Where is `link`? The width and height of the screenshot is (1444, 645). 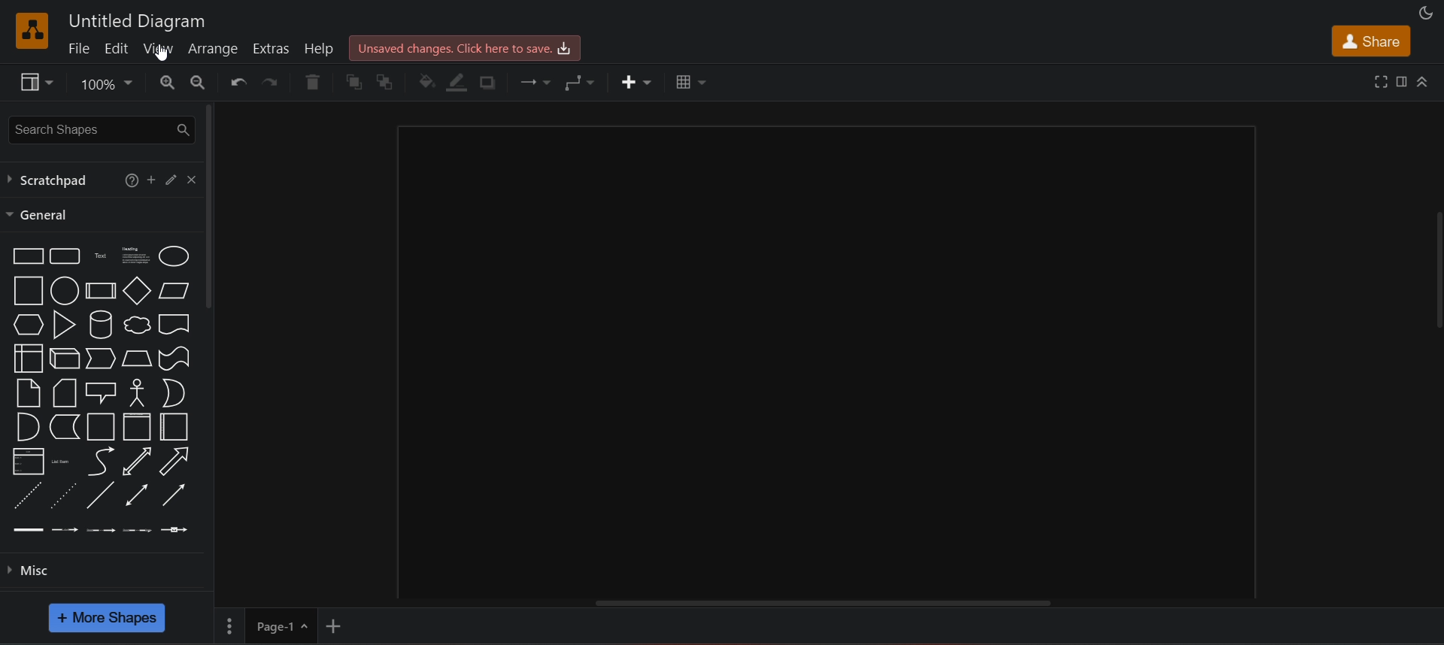 link is located at coordinates (27, 528).